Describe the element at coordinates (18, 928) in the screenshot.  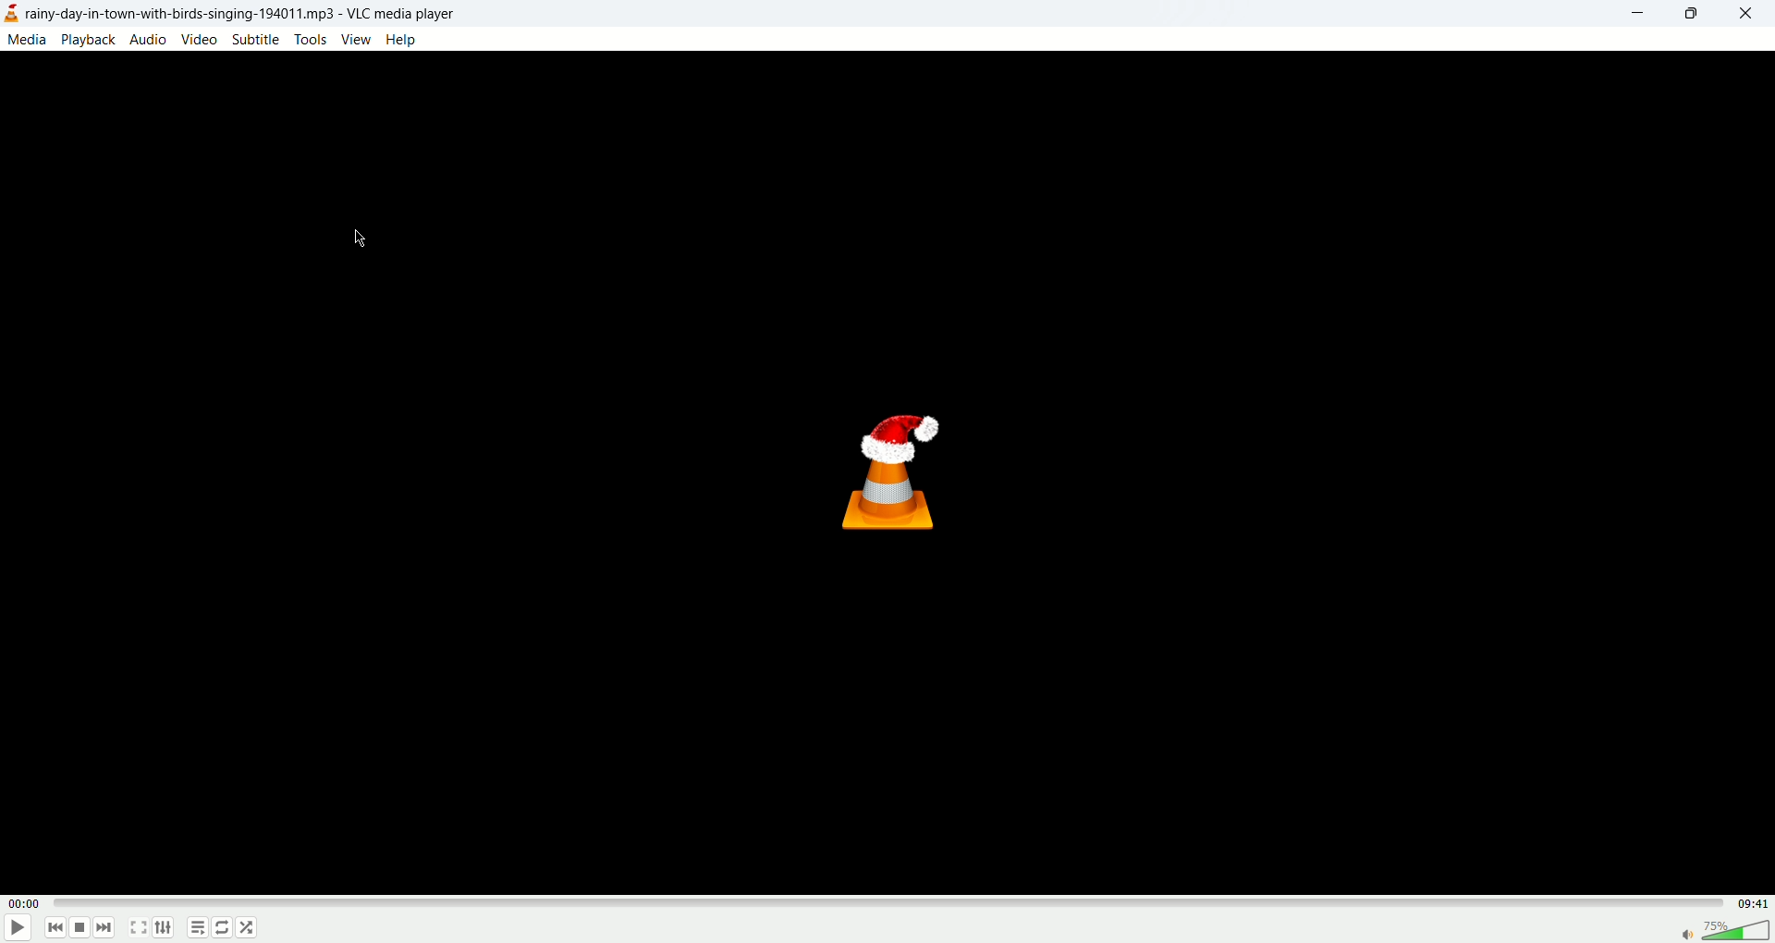
I see `play/pause` at that location.